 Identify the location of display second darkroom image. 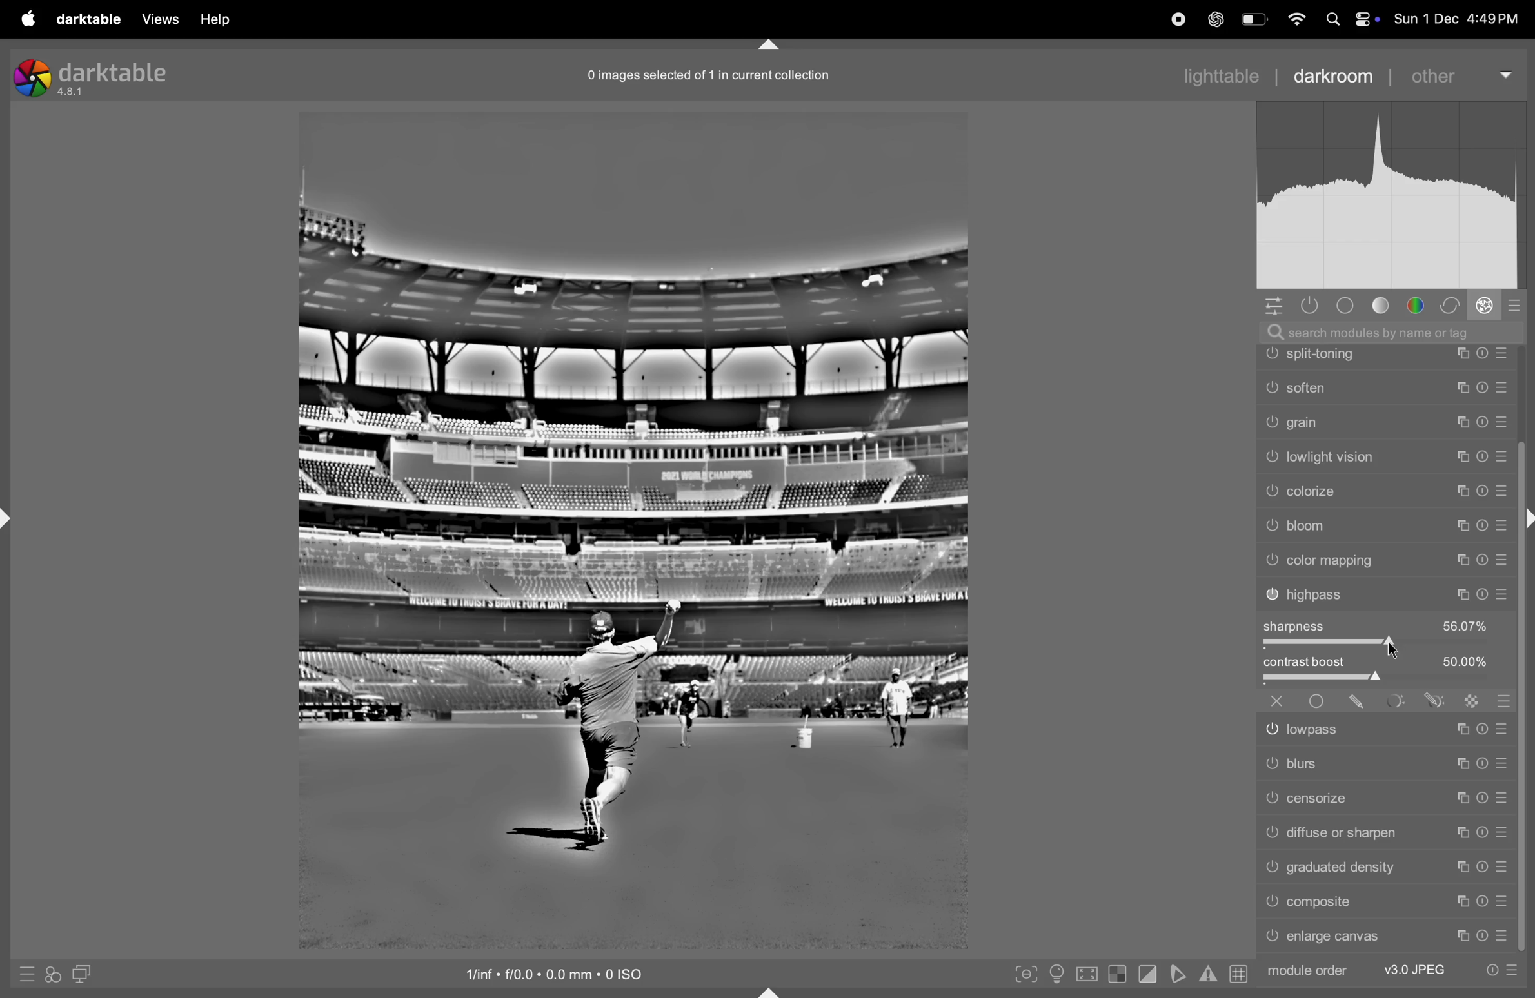
(81, 973).